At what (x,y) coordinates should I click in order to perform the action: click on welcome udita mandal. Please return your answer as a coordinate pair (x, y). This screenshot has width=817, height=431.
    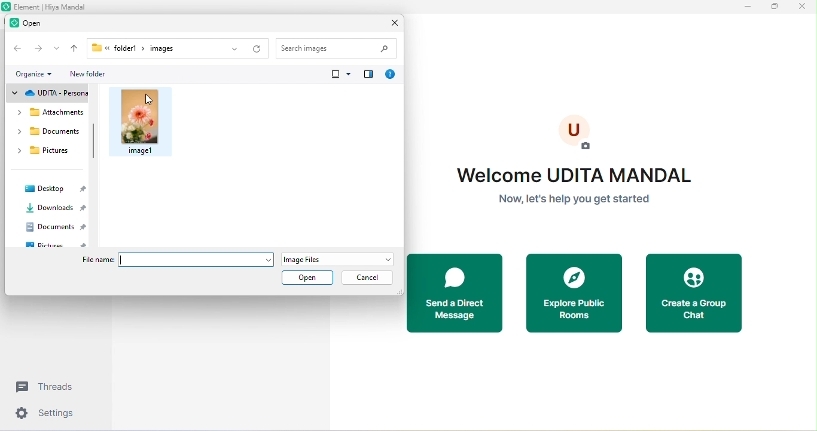
    Looking at the image, I should click on (576, 186).